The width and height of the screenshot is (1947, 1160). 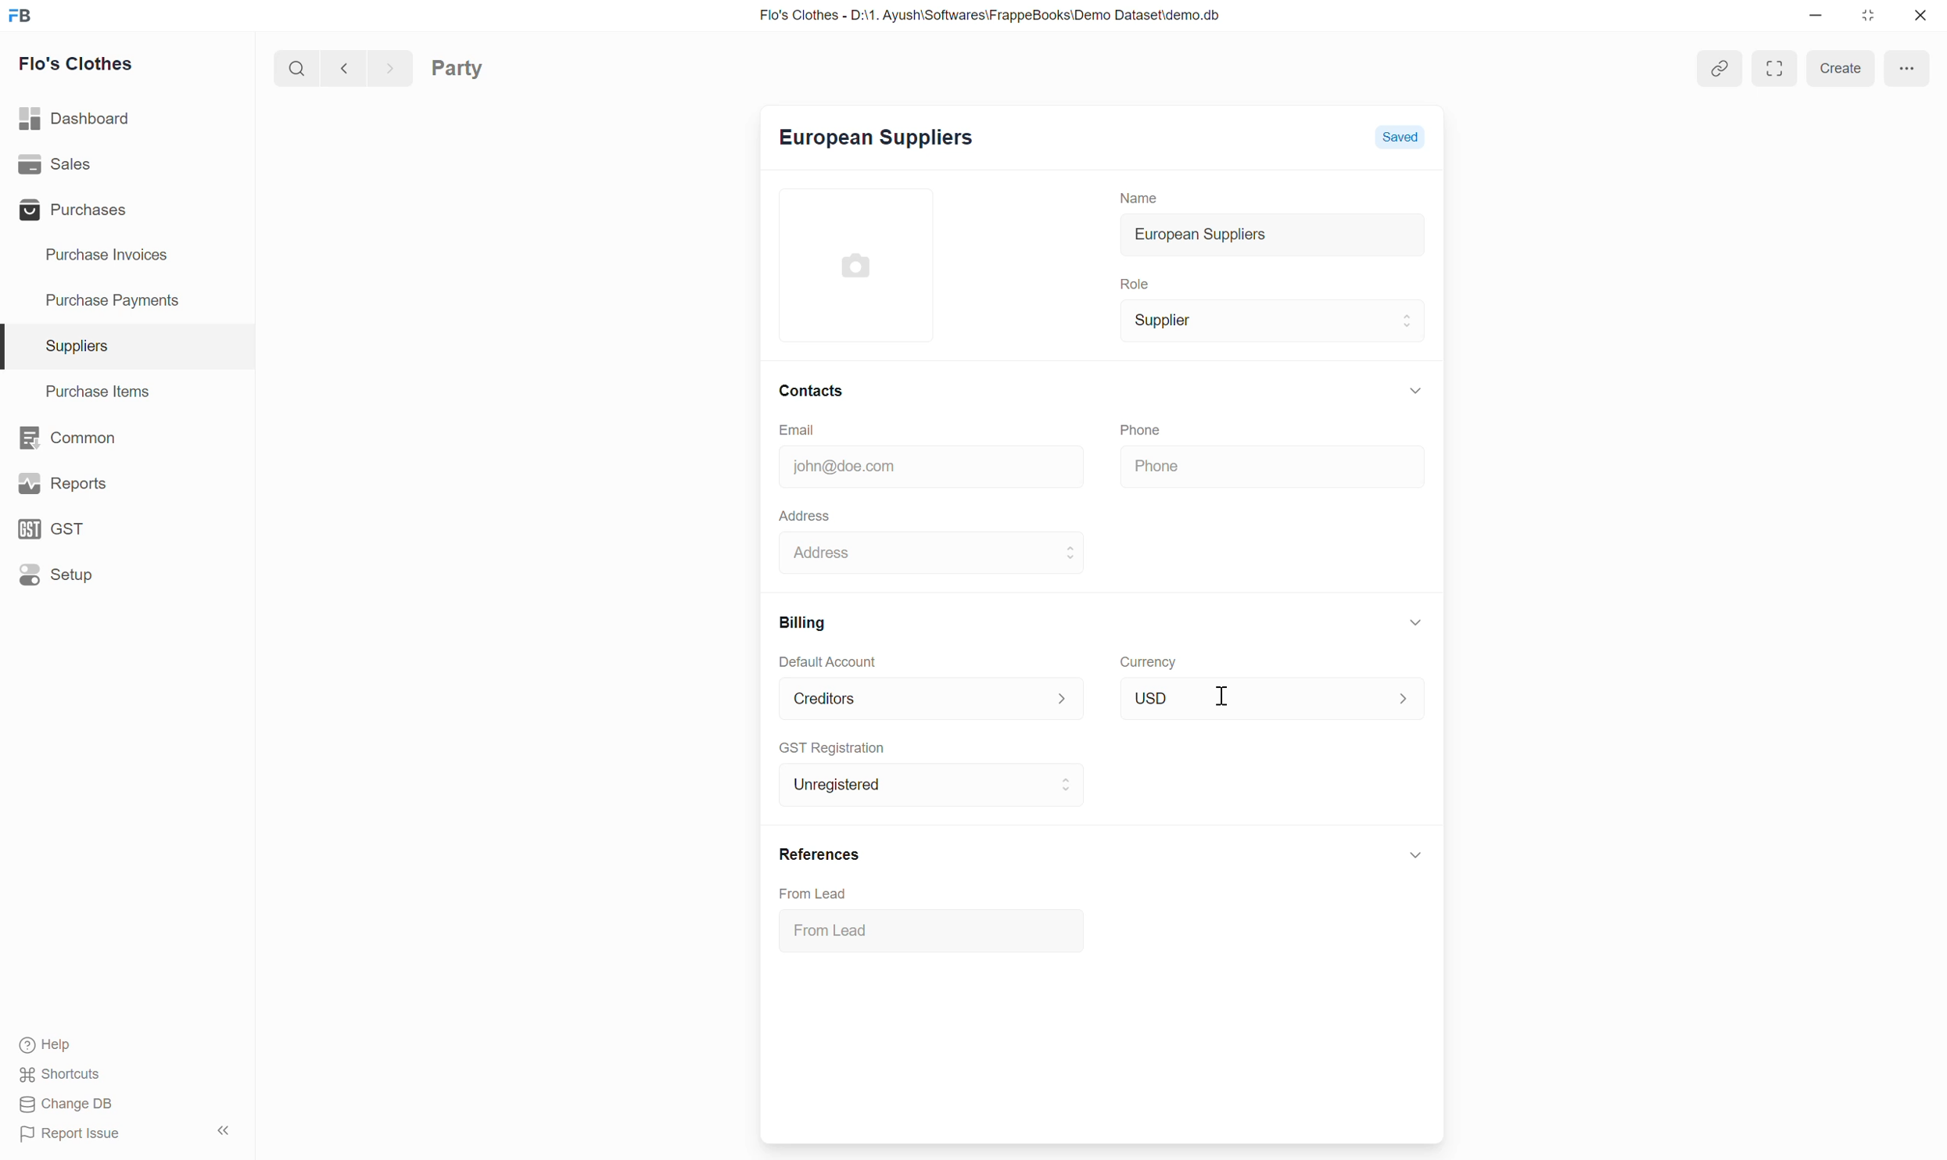 I want to click on Help, so click(x=42, y=1040).